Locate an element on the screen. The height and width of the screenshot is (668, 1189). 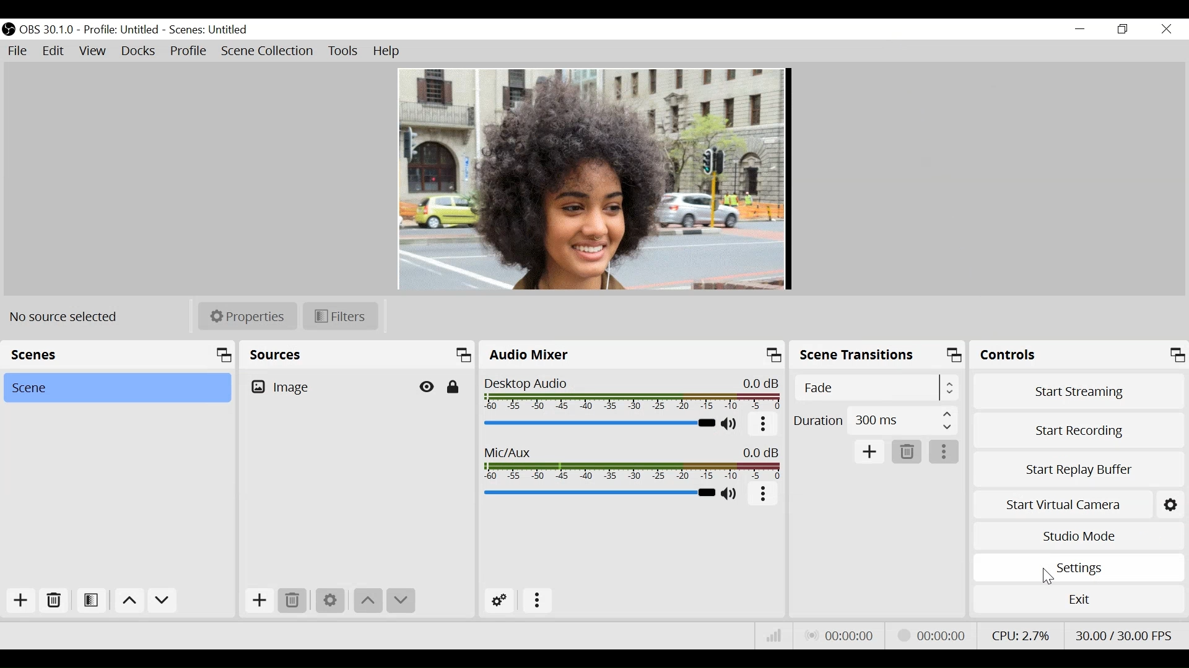
Controls is located at coordinates (1079, 355).